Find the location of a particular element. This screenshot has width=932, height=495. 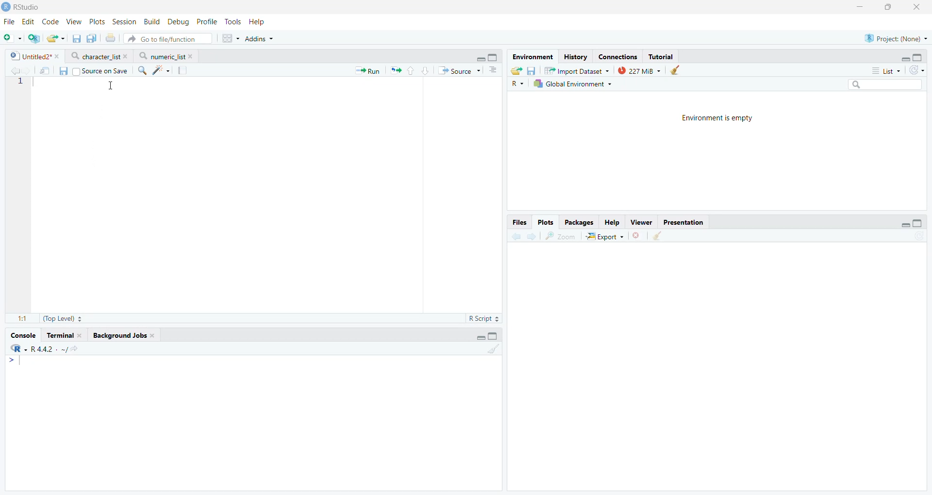

Save is located at coordinates (532, 71).